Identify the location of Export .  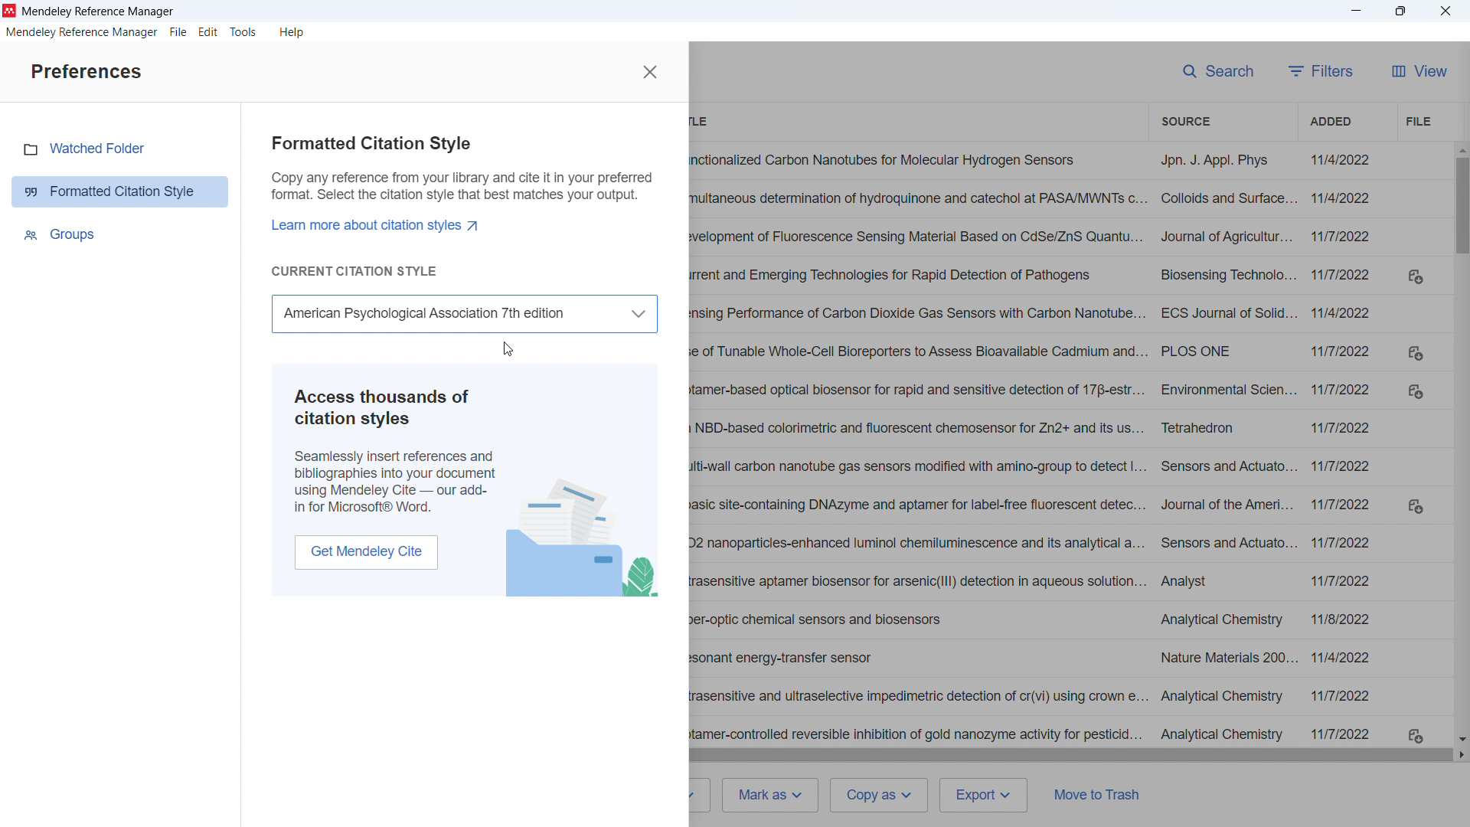
(985, 796).